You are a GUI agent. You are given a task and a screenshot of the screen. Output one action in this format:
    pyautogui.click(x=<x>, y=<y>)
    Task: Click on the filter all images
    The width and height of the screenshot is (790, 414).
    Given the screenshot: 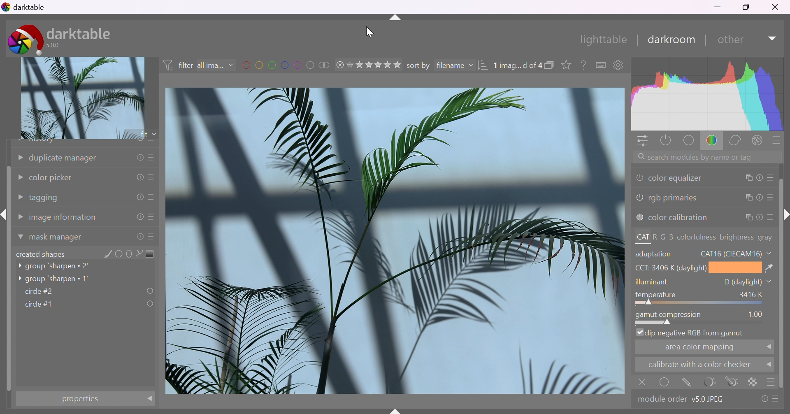 What is the action you would take?
    pyautogui.click(x=200, y=64)
    